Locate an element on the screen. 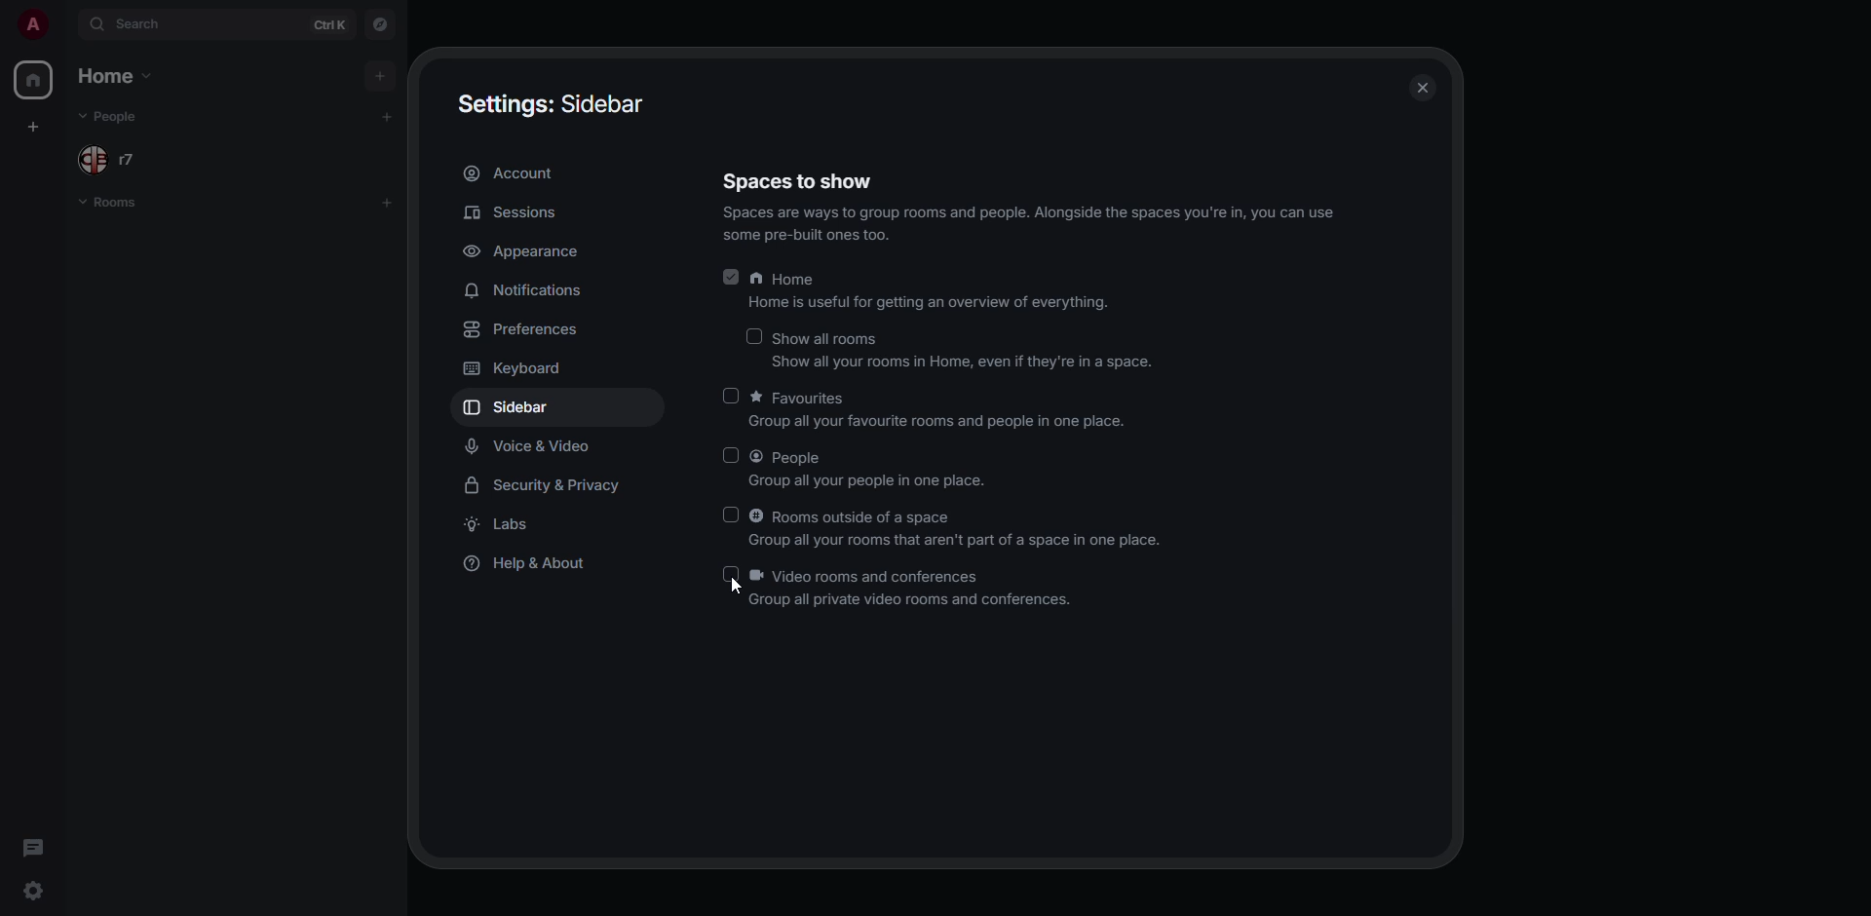 The height and width of the screenshot is (916, 1871). k Video rooms and conferences
roup all private video rooms and conferences. is located at coordinates (919, 585).